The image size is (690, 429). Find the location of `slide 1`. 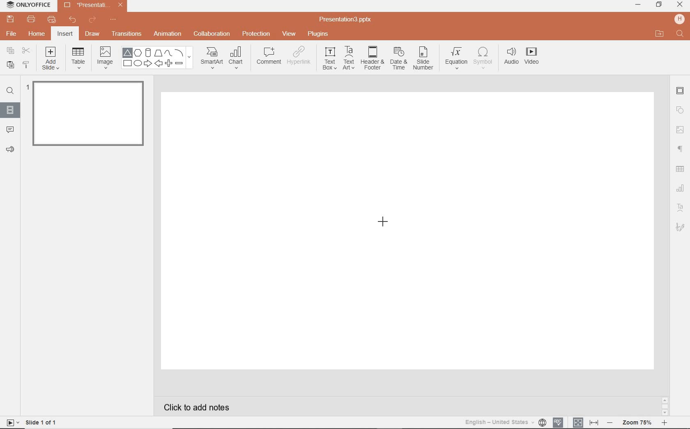

slide 1 is located at coordinates (91, 115).